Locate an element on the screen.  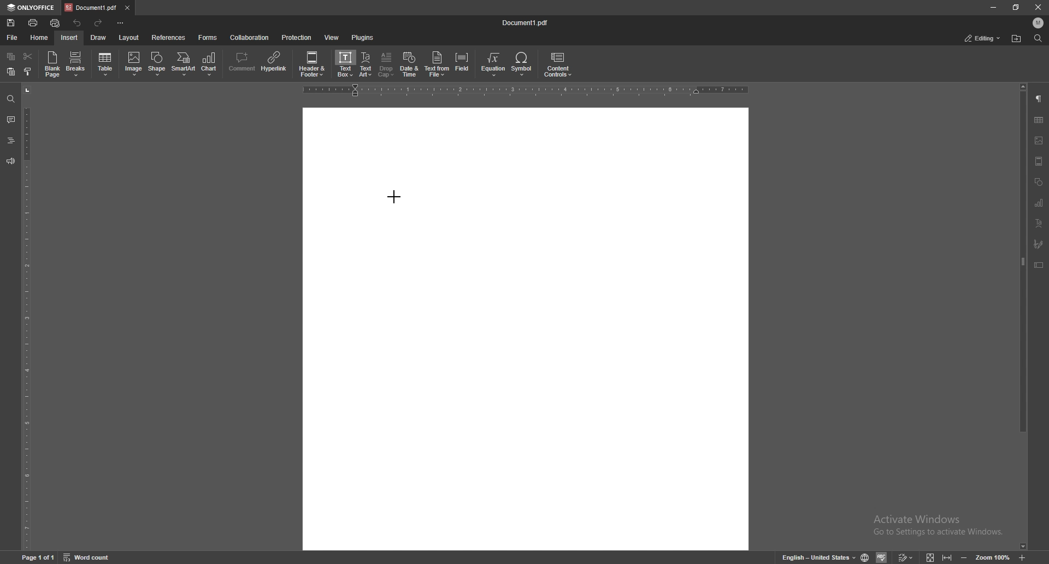
track changes is located at coordinates (905, 557).